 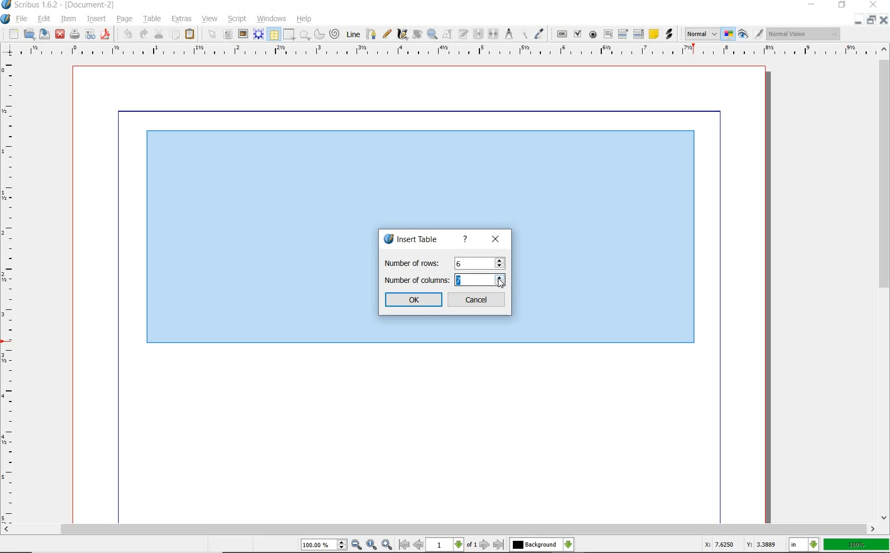 What do you see at coordinates (451, 51) in the screenshot?
I see `ruler` at bounding box center [451, 51].